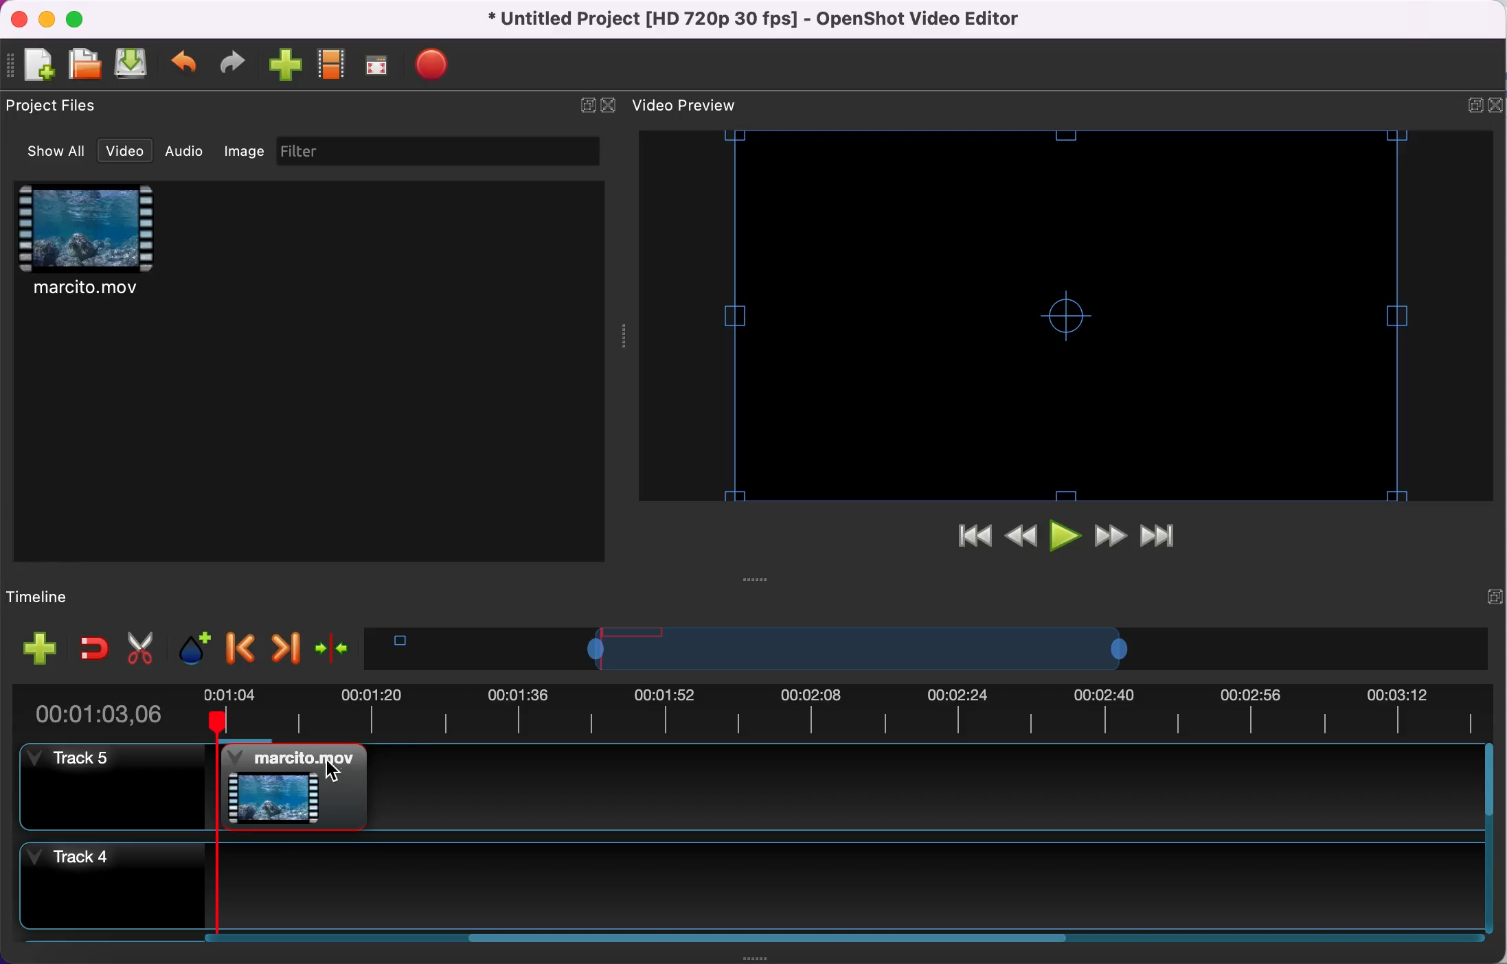 This screenshot has height=964, width=1507. What do you see at coordinates (284, 65) in the screenshot?
I see `import file` at bounding box center [284, 65].